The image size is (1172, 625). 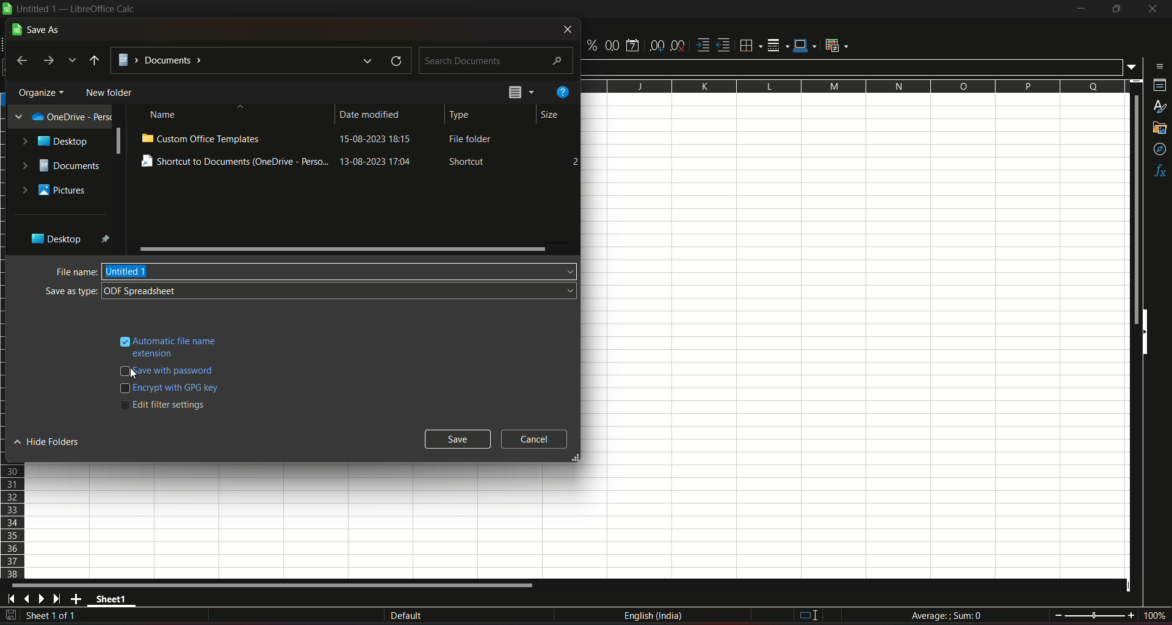 What do you see at coordinates (521, 93) in the screenshot?
I see `files` at bounding box center [521, 93].